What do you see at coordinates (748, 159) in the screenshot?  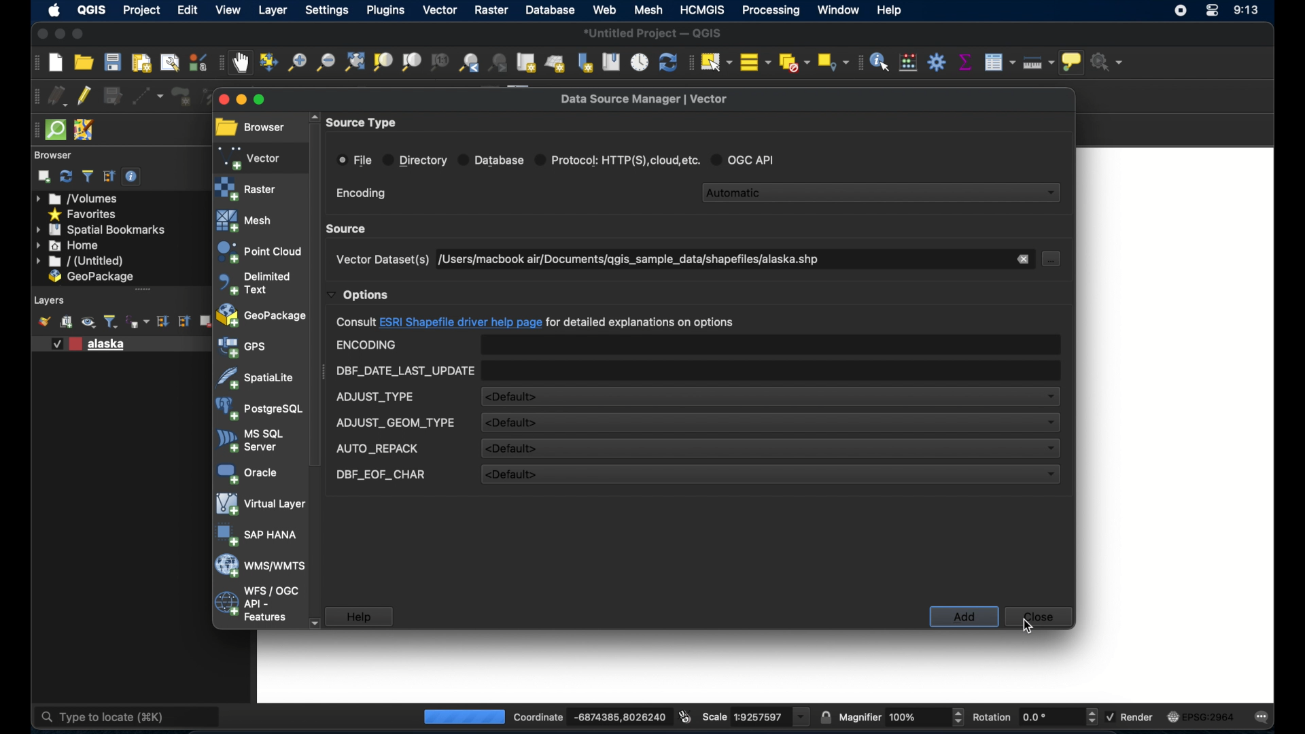 I see `ogc api` at bounding box center [748, 159].